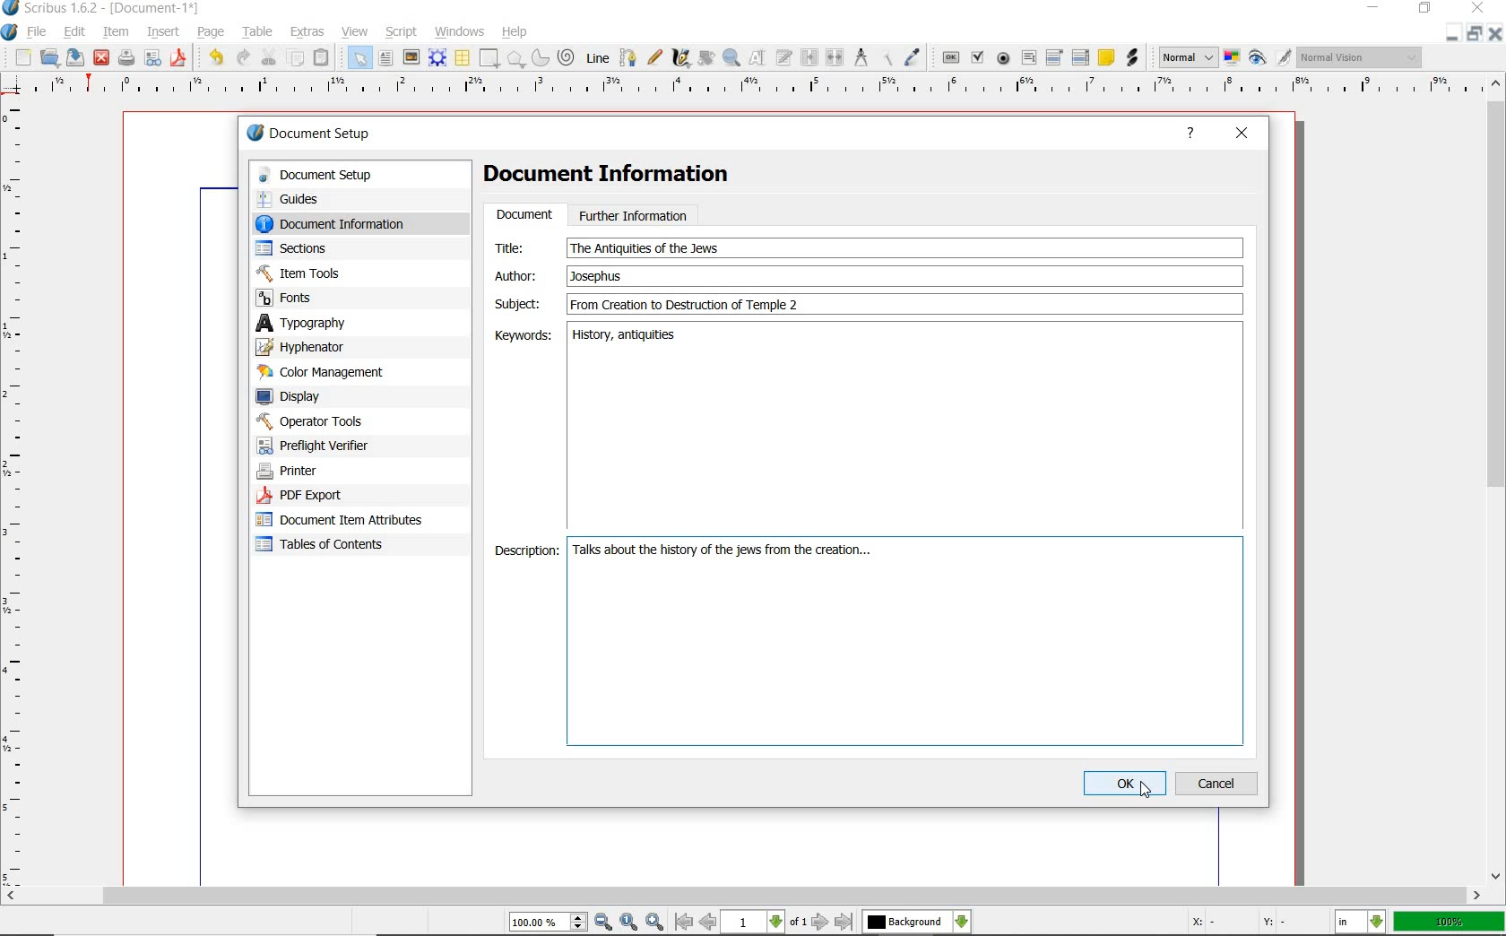 The height and width of the screenshot is (936, 1506). What do you see at coordinates (402, 32) in the screenshot?
I see `script` at bounding box center [402, 32].